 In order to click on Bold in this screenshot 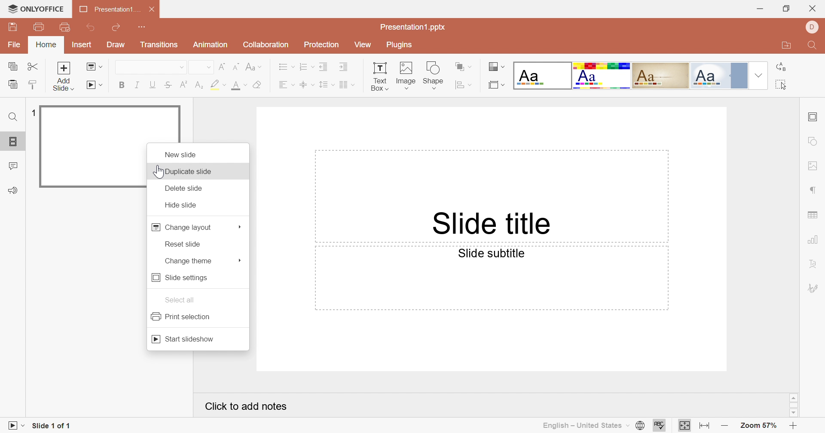, I will do `click(122, 84)`.